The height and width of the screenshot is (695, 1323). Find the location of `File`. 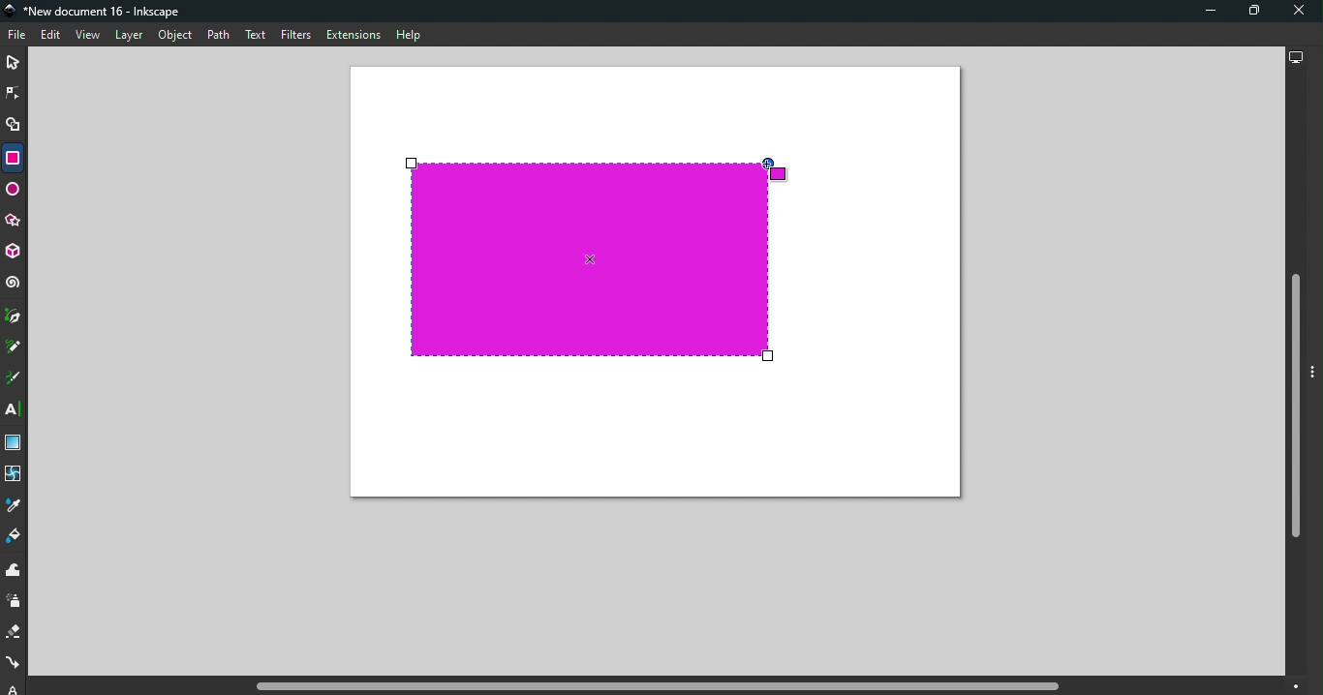

File is located at coordinates (19, 36).